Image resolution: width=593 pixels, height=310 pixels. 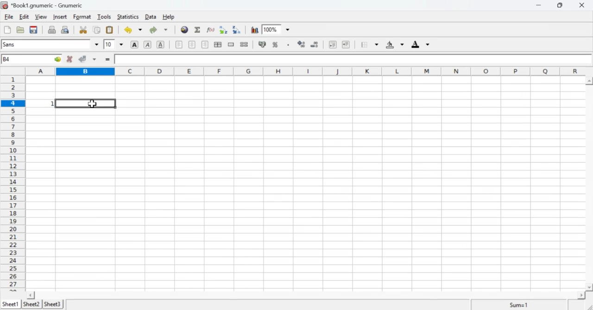 I want to click on Background, so click(x=395, y=45).